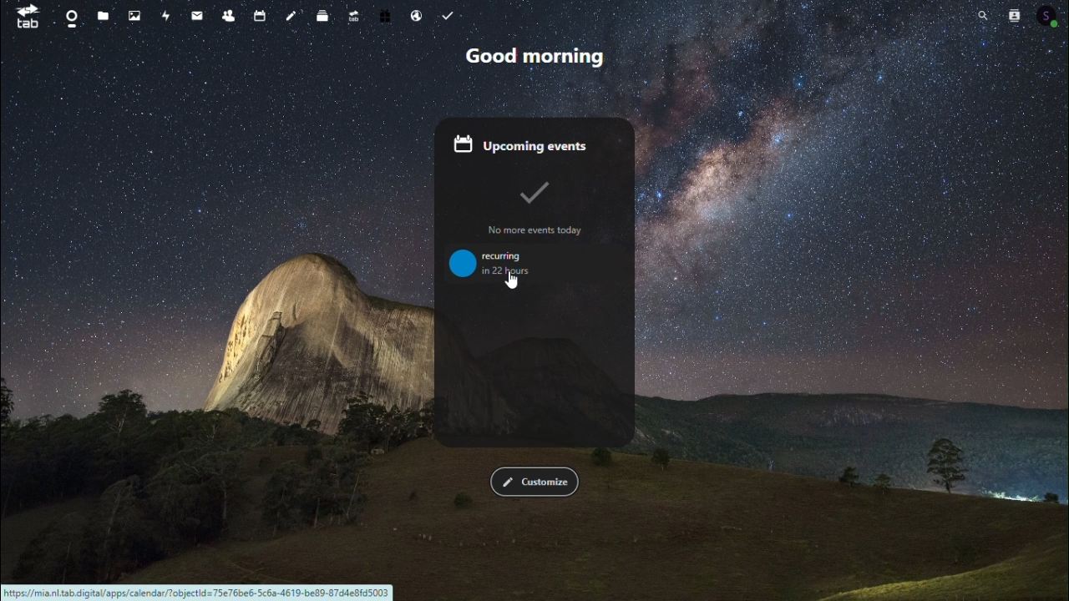  Describe the element at coordinates (101, 16) in the screenshot. I see `Files` at that location.